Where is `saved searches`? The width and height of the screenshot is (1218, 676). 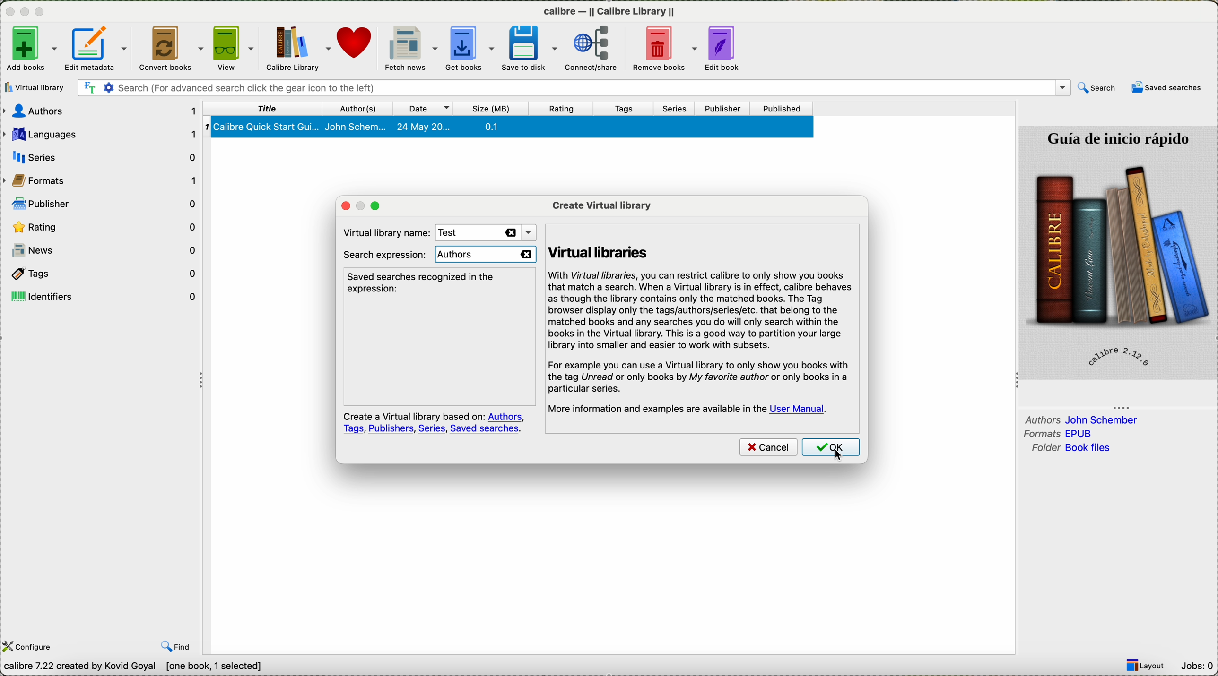
saved searches is located at coordinates (1168, 88).